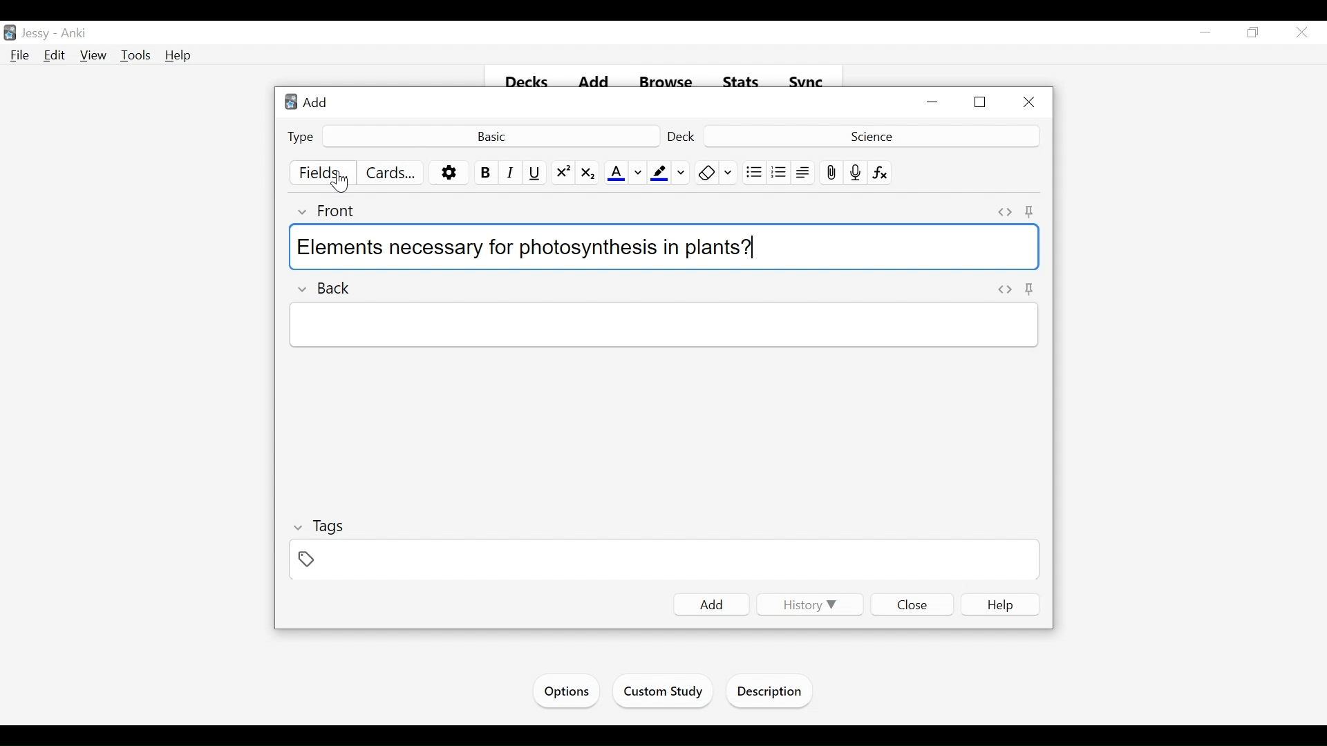 The width and height of the screenshot is (1327, 746). I want to click on Record Audio, so click(856, 173).